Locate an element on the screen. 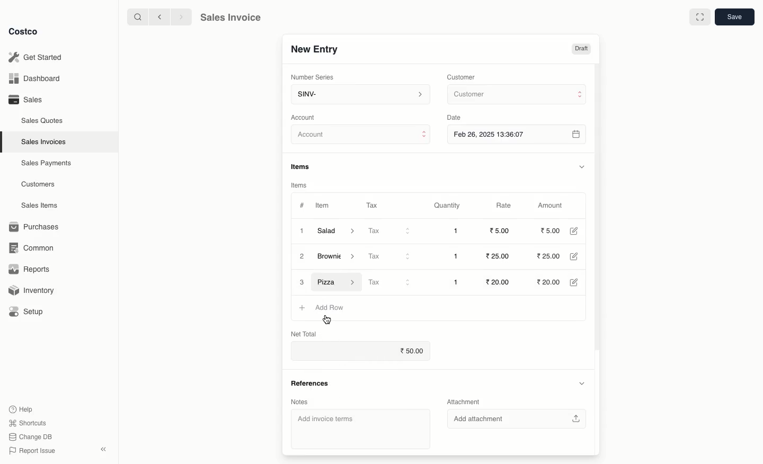 The height and width of the screenshot is (464, 763). Collapse is located at coordinates (104, 450).